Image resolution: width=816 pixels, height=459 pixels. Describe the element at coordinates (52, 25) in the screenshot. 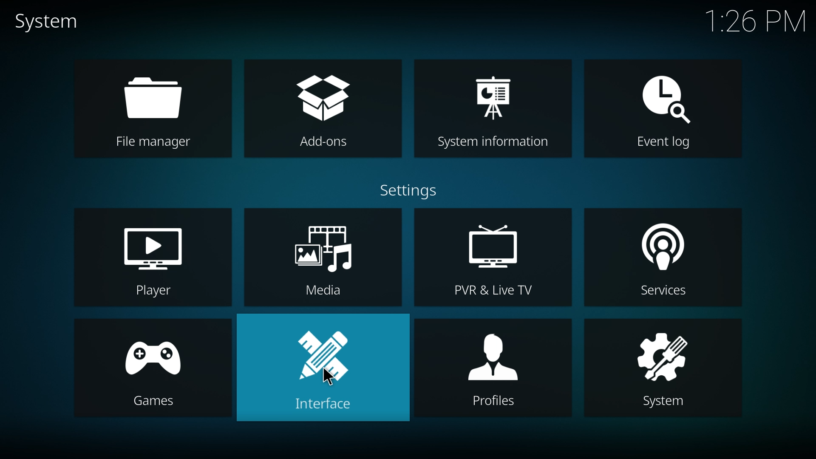

I see `system` at that location.